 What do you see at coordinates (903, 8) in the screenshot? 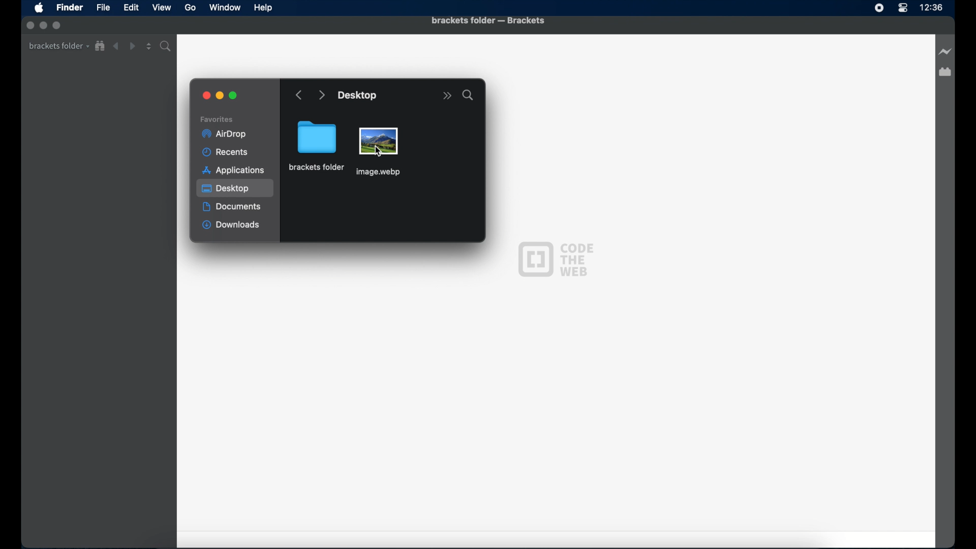
I see `control center` at bounding box center [903, 8].